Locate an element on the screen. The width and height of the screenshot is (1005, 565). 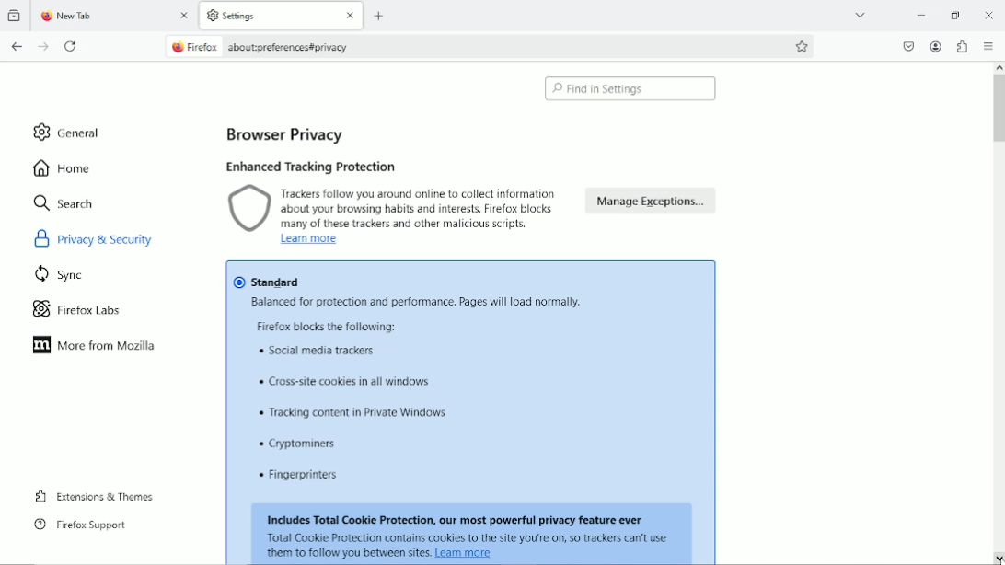
Total Cookie Protection contains cookies to the site you're on, so trackers can't use. is located at coordinates (470, 538).